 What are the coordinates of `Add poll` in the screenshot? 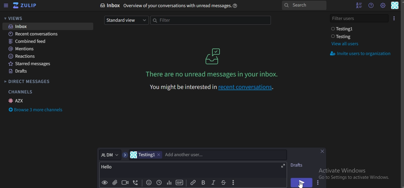 It's located at (169, 183).